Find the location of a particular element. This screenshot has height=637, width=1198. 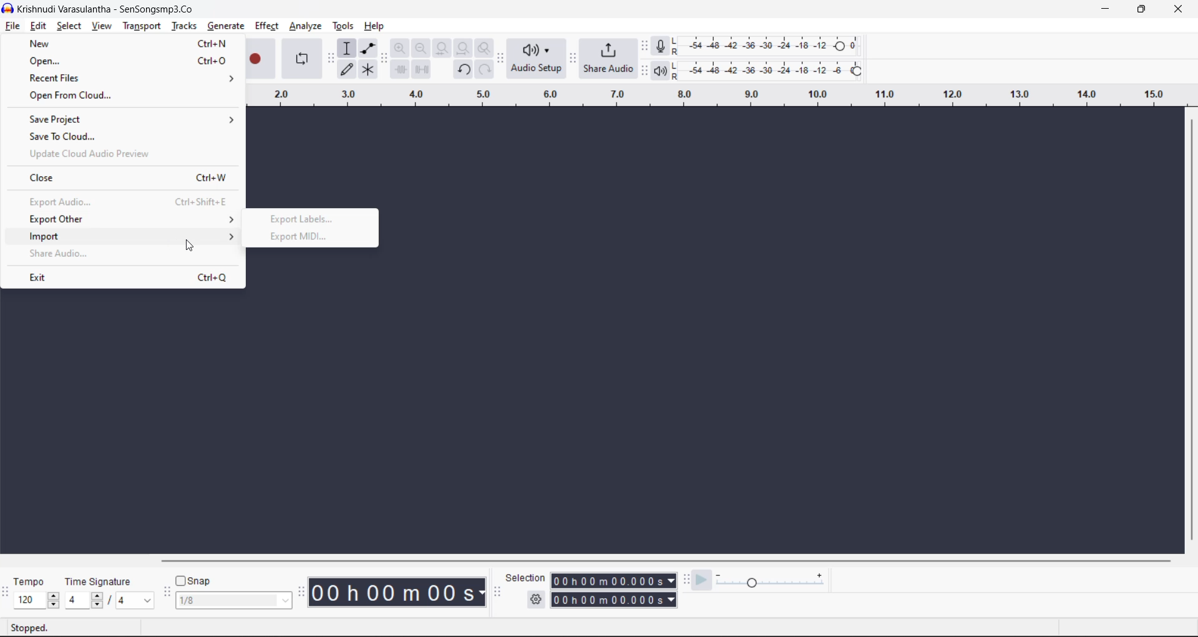

recording meter tool bar is located at coordinates (645, 47).